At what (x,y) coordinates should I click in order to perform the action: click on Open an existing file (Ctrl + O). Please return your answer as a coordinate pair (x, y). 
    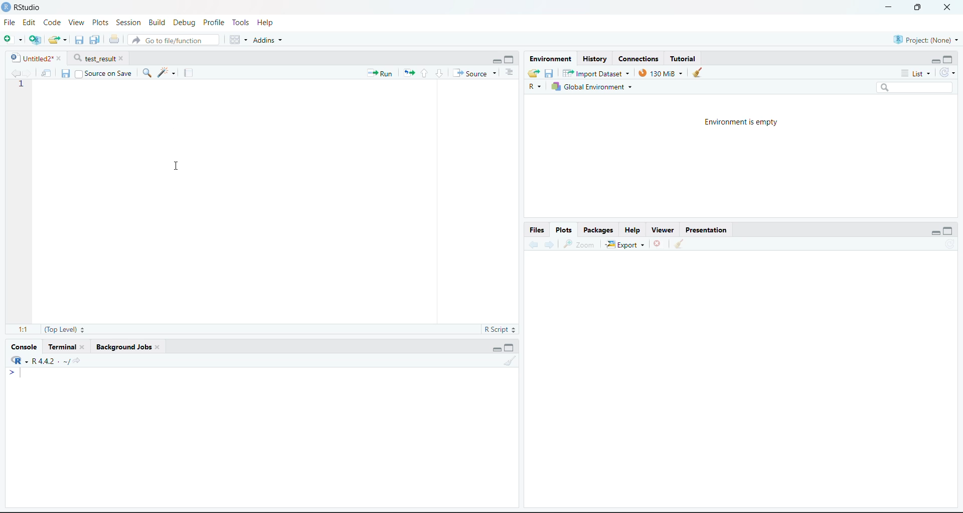
    Looking at the image, I should click on (58, 39).